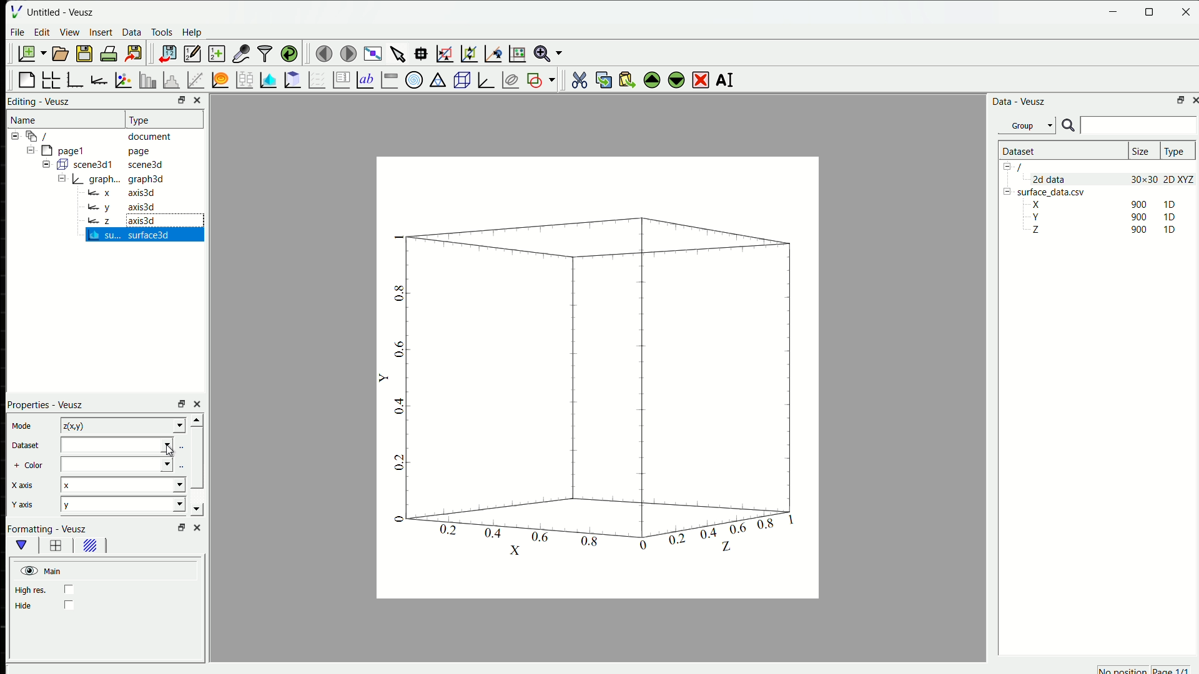 The image size is (1199, 674). Describe the element at coordinates (76, 79) in the screenshot. I see `base graph` at that location.